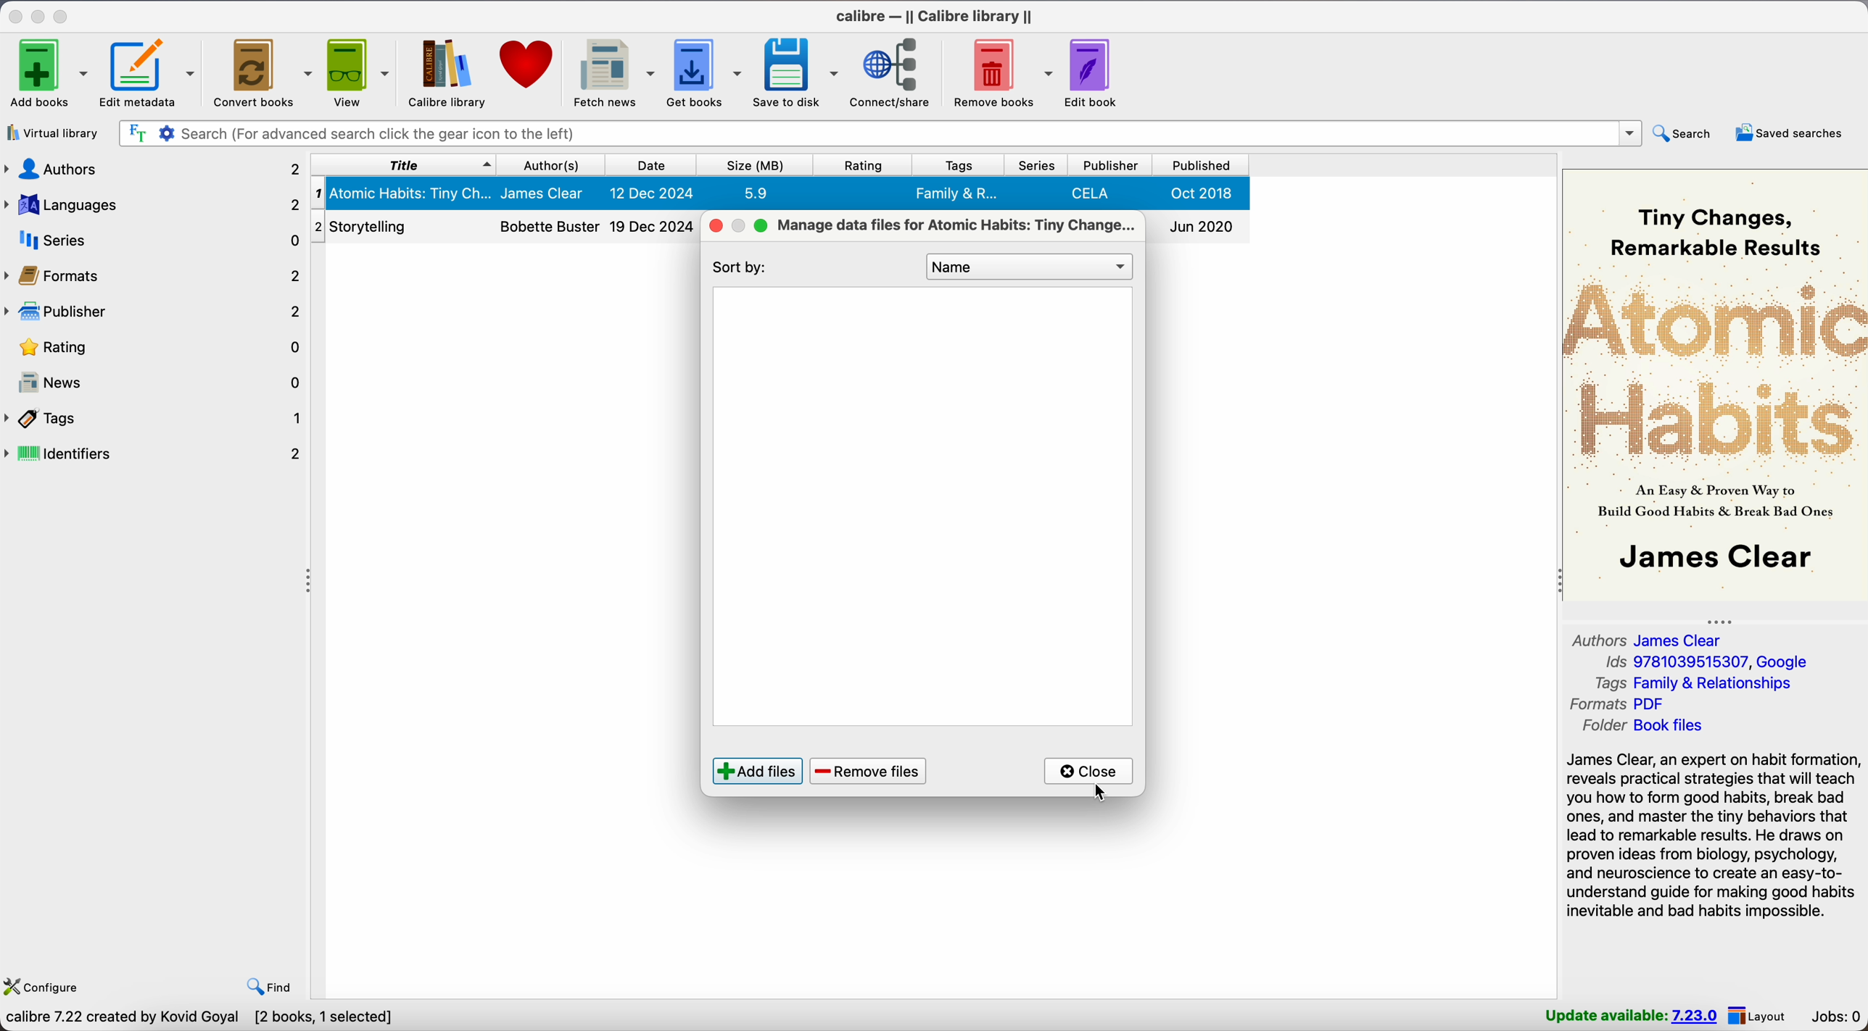 The image size is (1868, 1031). What do you see at coordinates (41, 16) in the screenshot?
I see `minimize Calibre` at bounding box center [41, 16].